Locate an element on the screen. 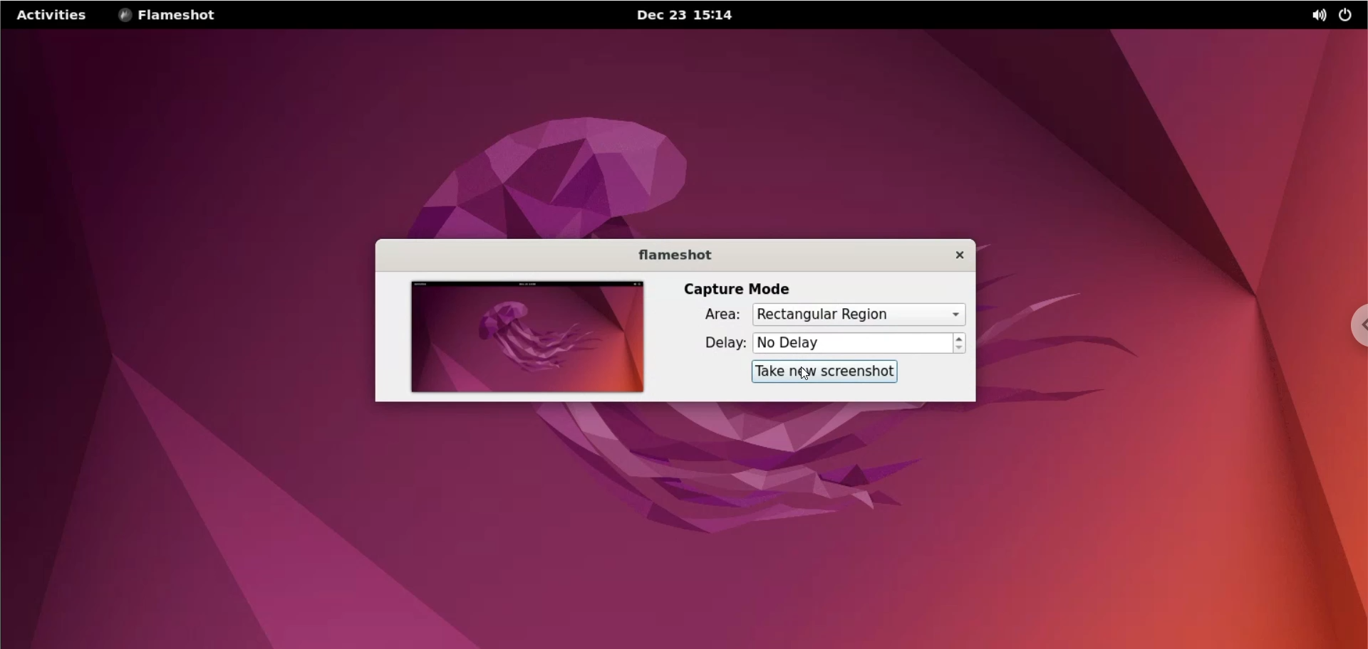  flameshot options is located at coordinates (180, 15).